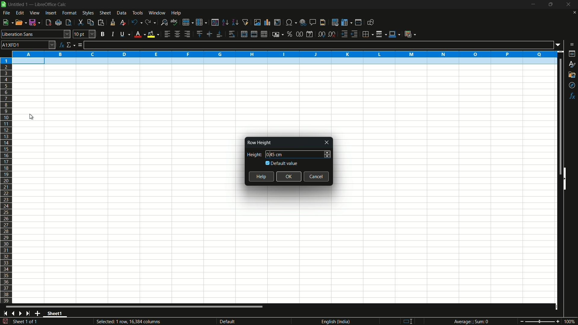 The height and width of the screenshot is (325, 578). Describe the element at coordinates (139, 35) in the screenshot. I see `font color` at that location.